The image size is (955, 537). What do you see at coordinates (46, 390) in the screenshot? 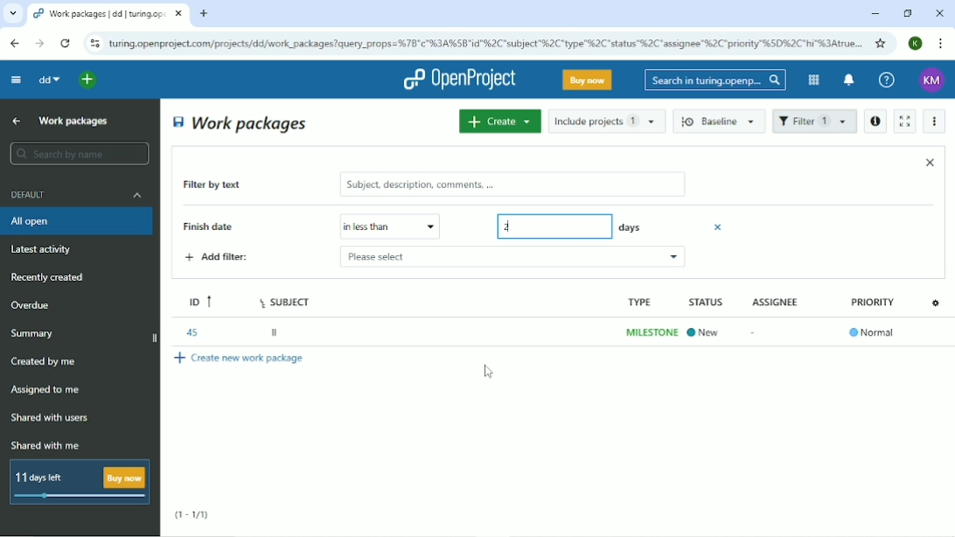
I see `Assigned to me` at bounding box center [46, 390].